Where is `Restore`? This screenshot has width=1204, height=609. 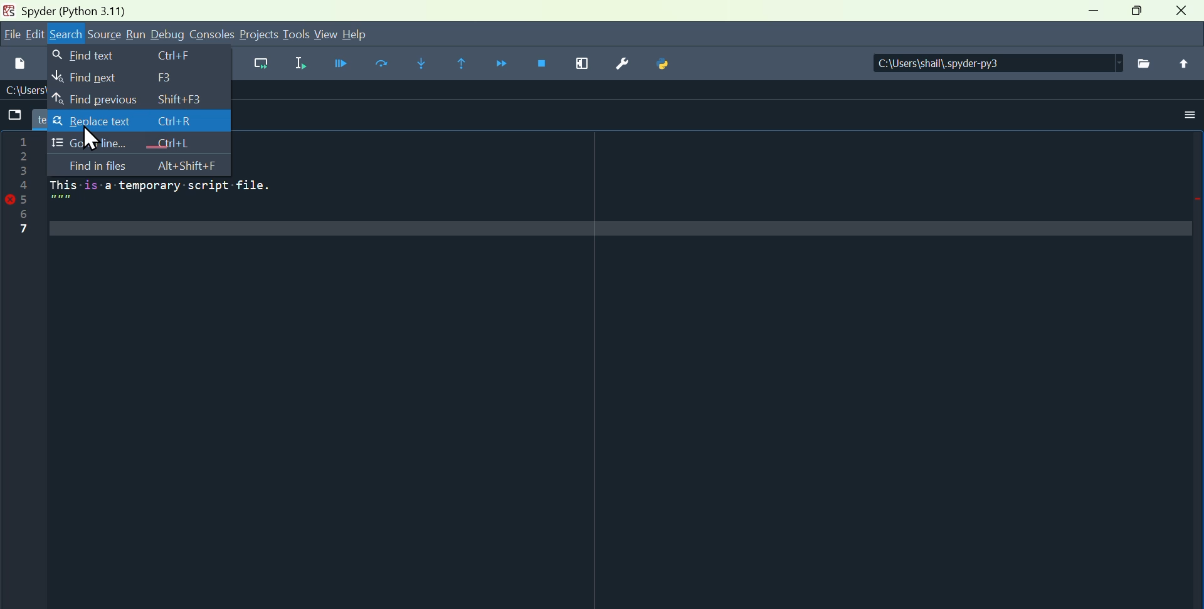 Restore is located at coordinates (1143, 12).